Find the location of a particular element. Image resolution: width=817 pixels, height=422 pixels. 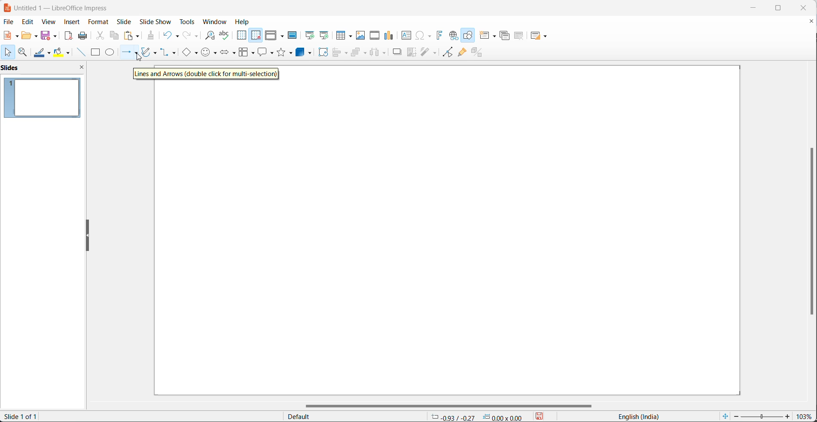

symbol shapes is located at coordinates (209, 54).